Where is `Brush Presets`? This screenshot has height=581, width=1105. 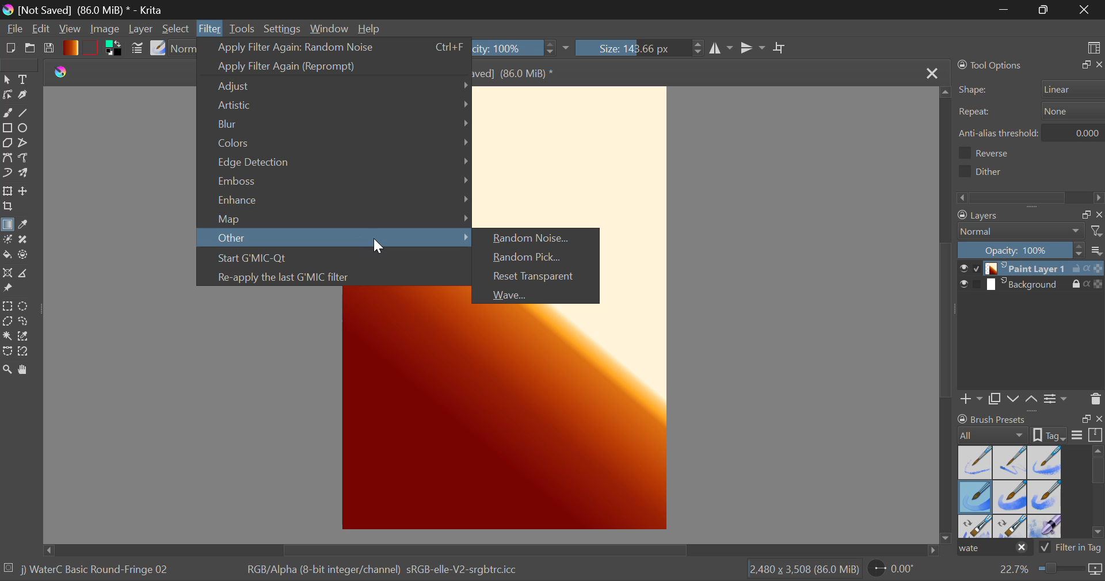
Brush Presets is located at coordinates (158, 49).